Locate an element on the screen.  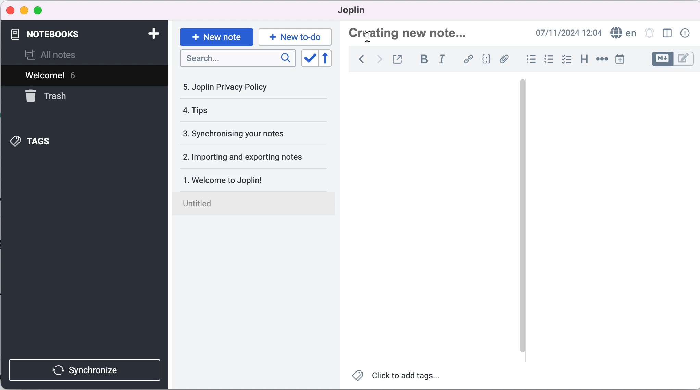
language is located at coordinates (623, 33).